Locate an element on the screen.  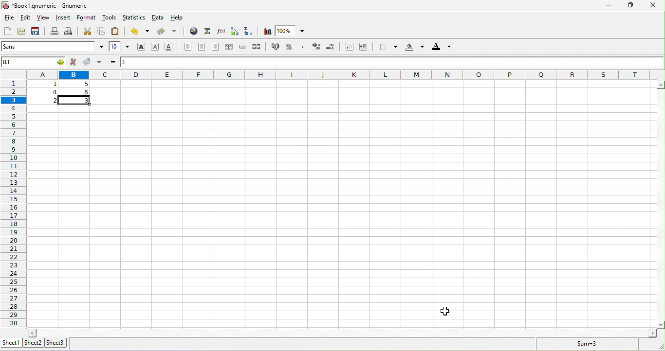
sum is located at coordinates (207, 31).